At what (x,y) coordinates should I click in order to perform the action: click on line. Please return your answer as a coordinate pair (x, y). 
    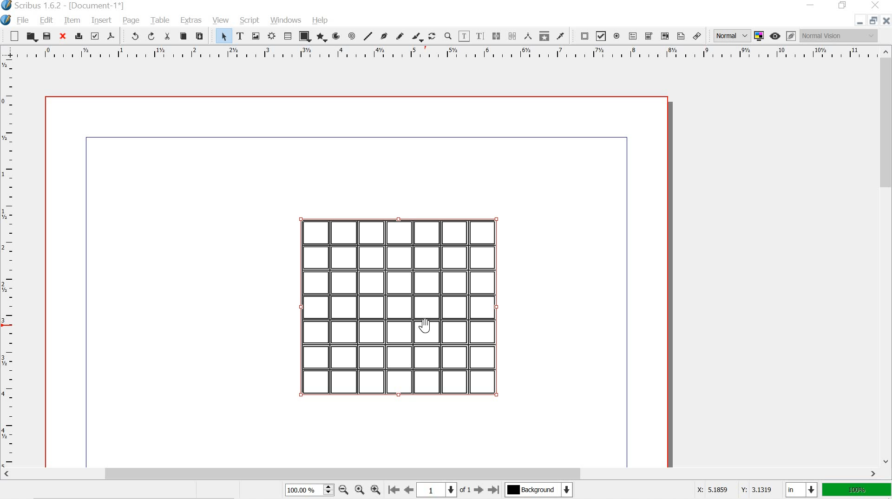
    Looking at the image, I should click on (369, 34).